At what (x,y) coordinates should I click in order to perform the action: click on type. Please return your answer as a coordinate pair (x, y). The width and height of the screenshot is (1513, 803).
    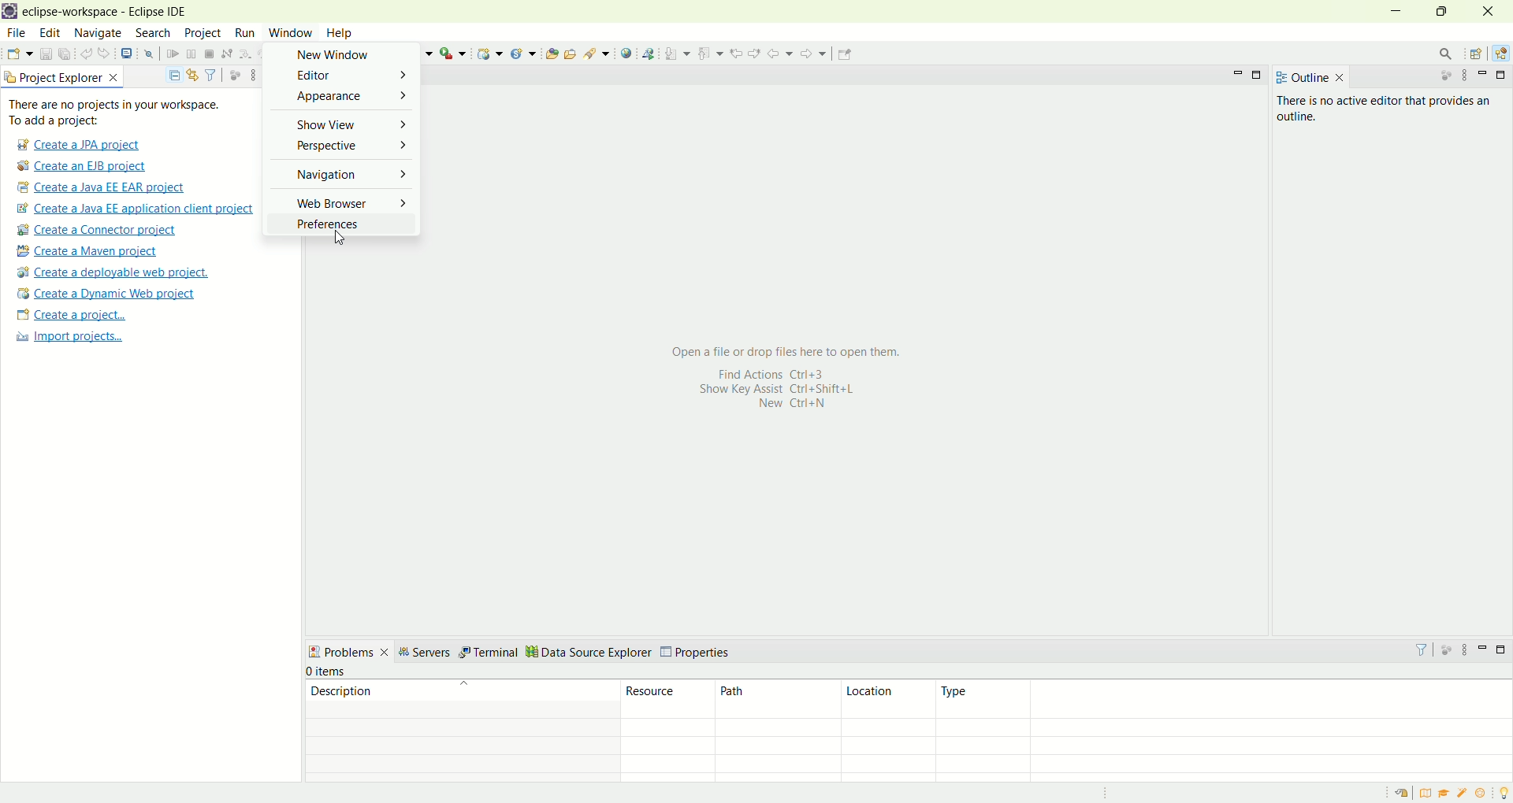
    Looking at the image, I should click on (1223, 700).